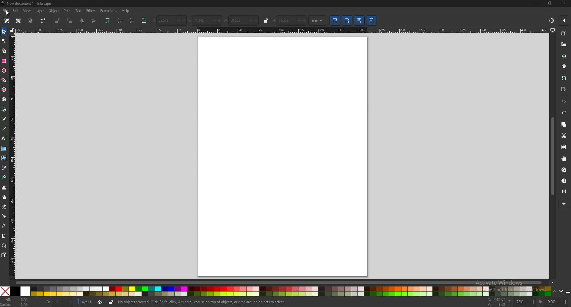 The width and height of the screenshot is (571, 307). I want to click on shape builder, so click(4, 51).